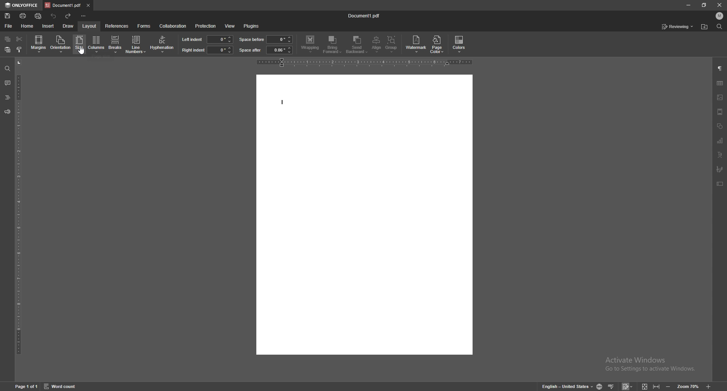  What do you see at coordinates (719, 5) in the screenshot?
I see `close` at bounding box center [719, 5].